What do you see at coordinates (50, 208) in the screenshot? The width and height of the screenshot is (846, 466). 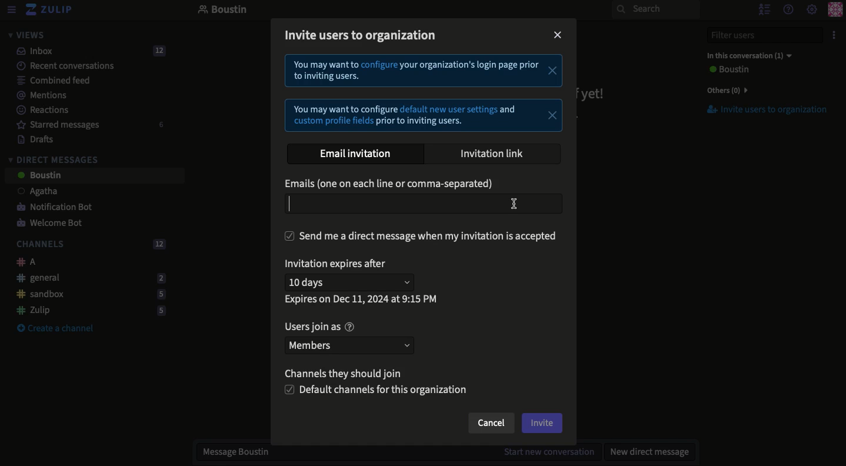 I see `Notification bot` at bounding box center [50, 208].